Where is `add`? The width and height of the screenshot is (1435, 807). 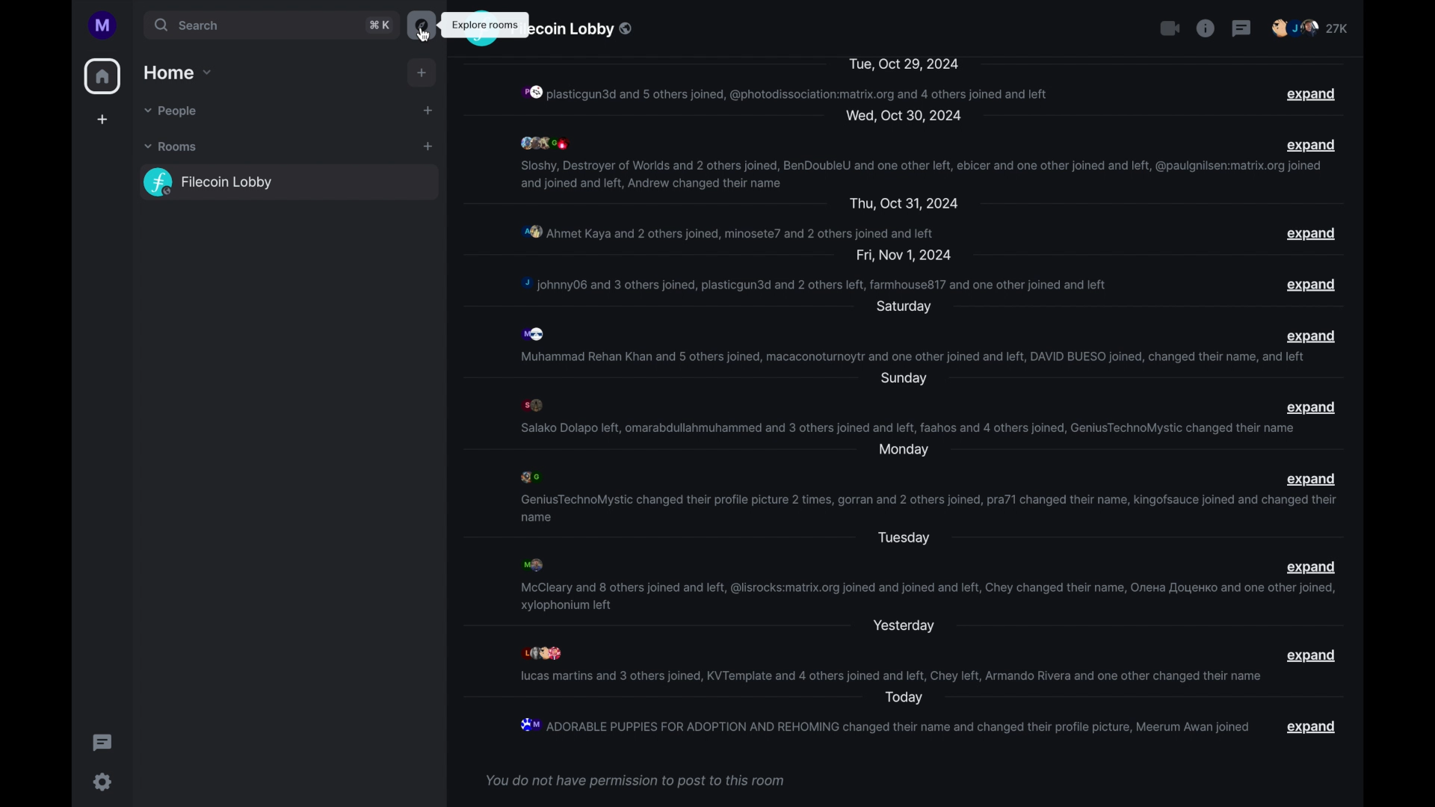 add is located at coordinates (428, 111).